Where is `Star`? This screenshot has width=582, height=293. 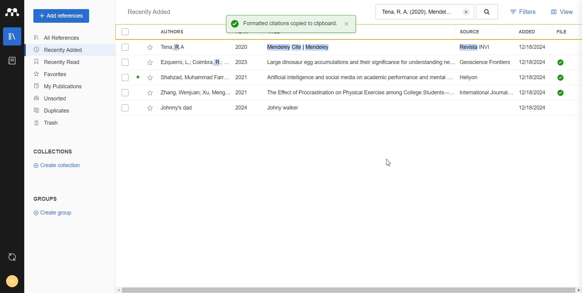 Star is located at coordinates (150, 62).